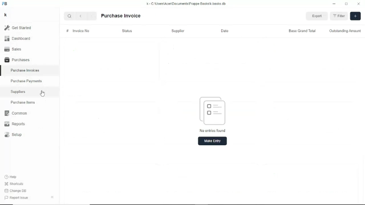 This screenshot has width=365, height=205. Describe the element at coordinates (81, 31) in the screenshot. I see `Invoice No` at that location.